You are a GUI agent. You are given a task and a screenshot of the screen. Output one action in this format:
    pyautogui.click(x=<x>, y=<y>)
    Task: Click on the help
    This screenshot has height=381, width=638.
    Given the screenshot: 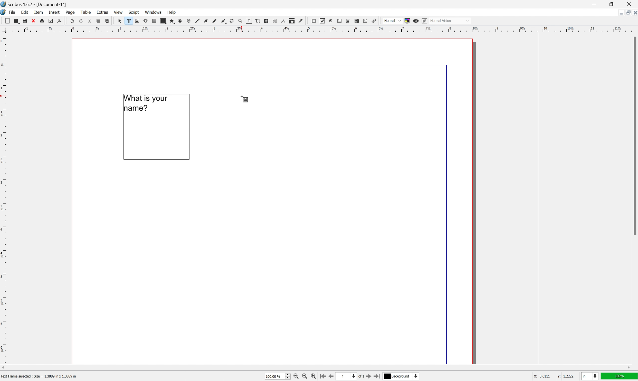 What is the action you would take?
    pyautogui.click(x=172, y=12)
    